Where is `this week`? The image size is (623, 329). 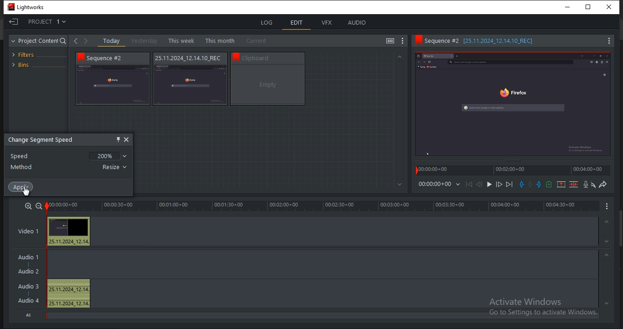
this week is located at coordinates (181, 40).